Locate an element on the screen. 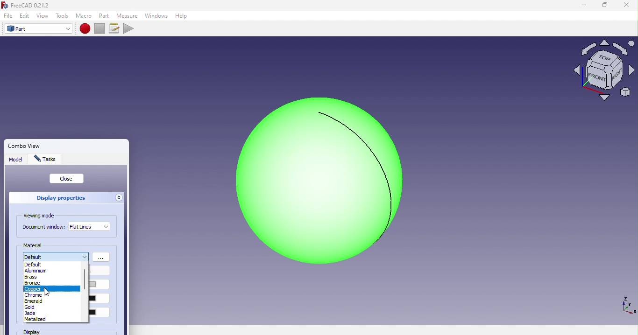  FreeCAD logo is located at coordinates (28, 6).